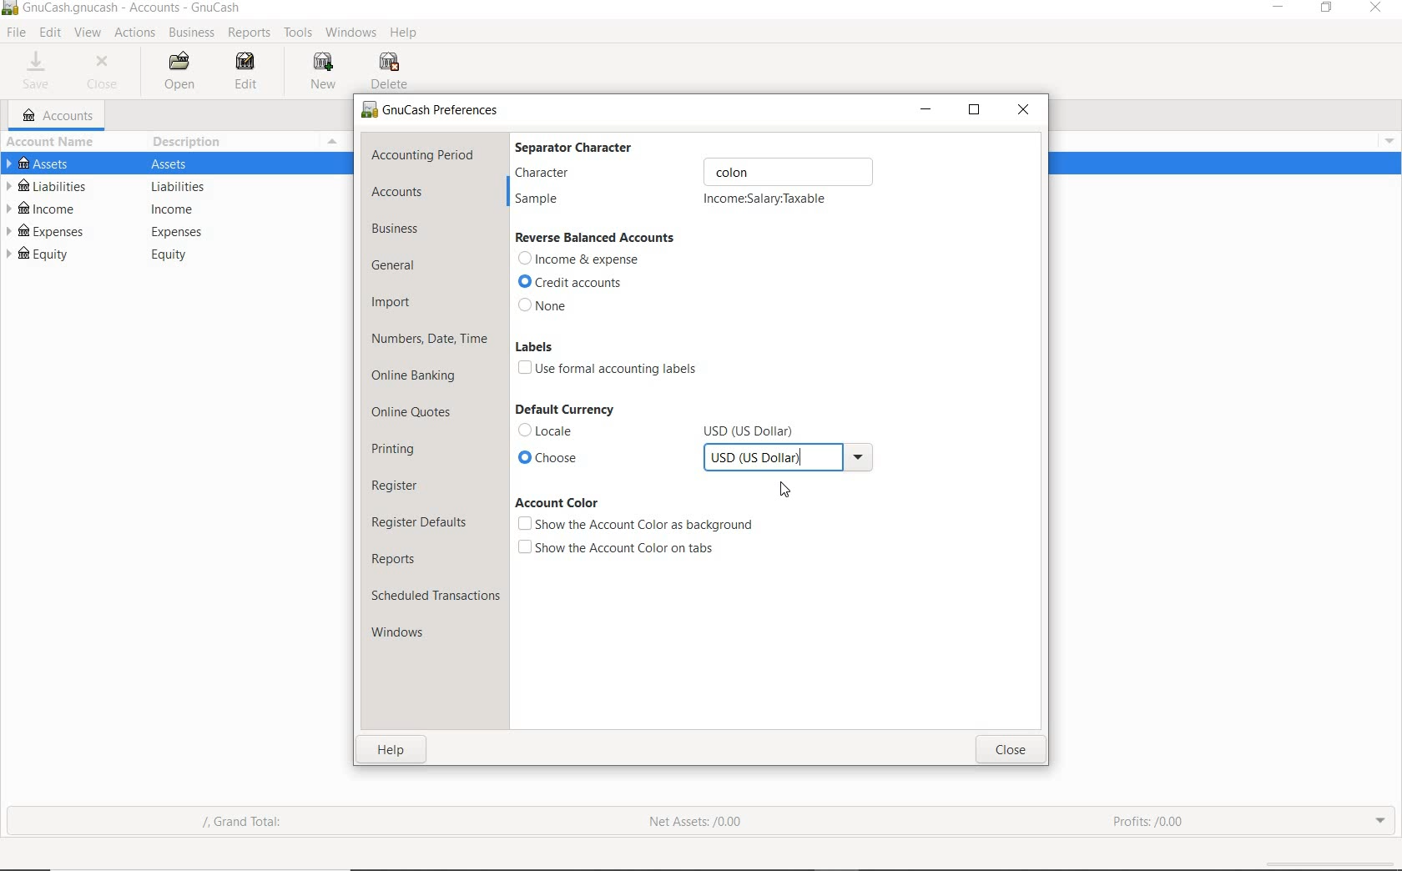  Describe the element at coordinates (766, 199) in the screenshot. I see `incomeSalary:Taxable` at that location.